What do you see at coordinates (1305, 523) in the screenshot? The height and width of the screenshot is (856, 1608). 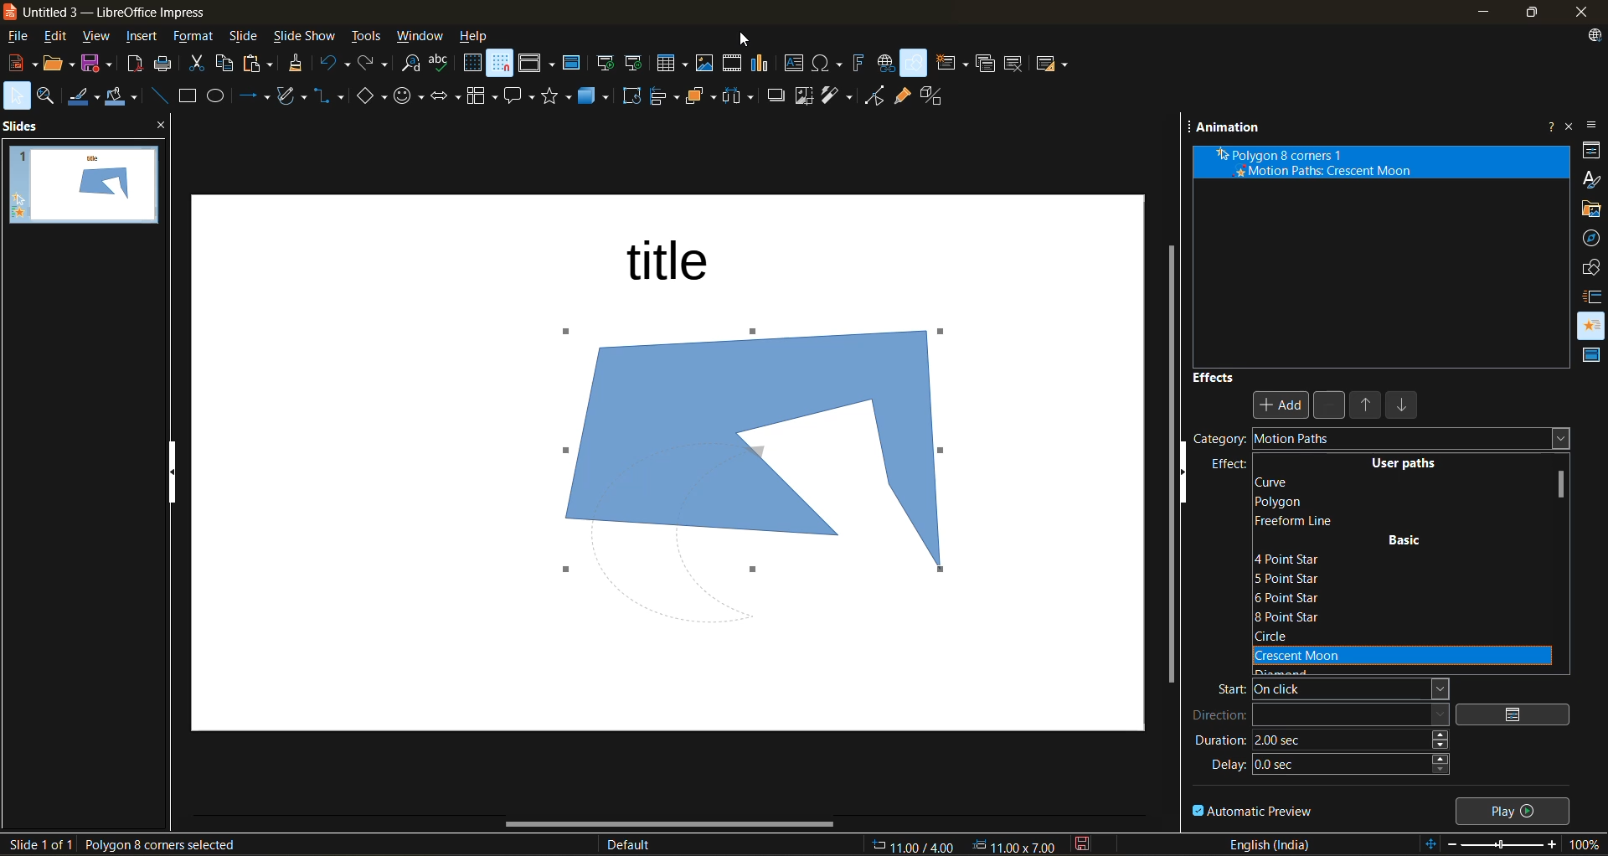 I see `freeform line` at bounding box center [1305, 523].